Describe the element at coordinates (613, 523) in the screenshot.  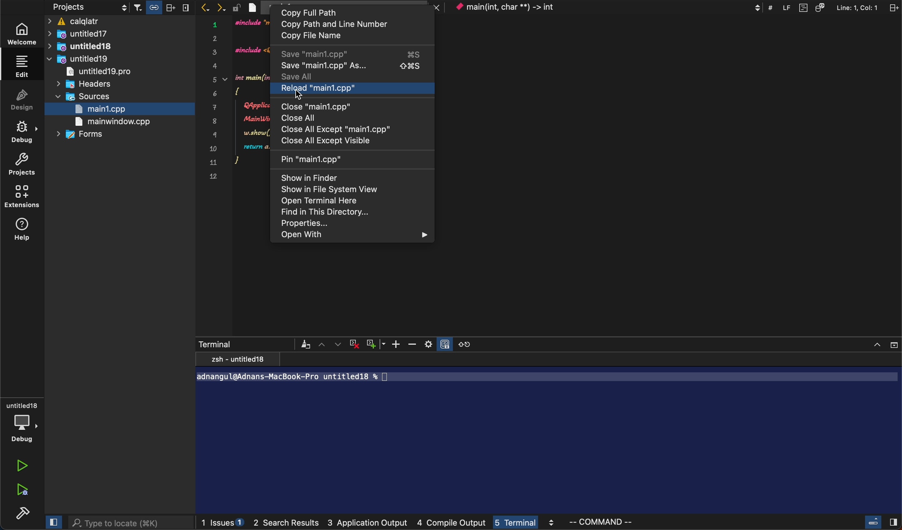
I see `command` at that location.